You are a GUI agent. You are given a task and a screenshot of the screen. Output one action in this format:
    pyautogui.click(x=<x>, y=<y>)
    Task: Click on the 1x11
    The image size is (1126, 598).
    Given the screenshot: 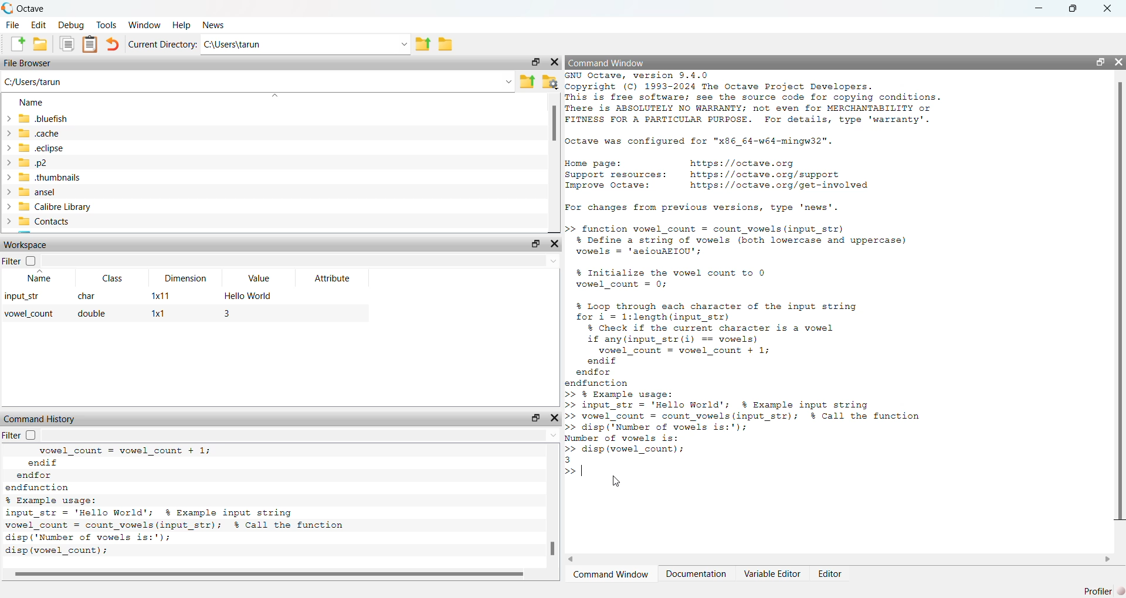 What is the action you would take?
    pyautogui.click(x=161, y=297)
    